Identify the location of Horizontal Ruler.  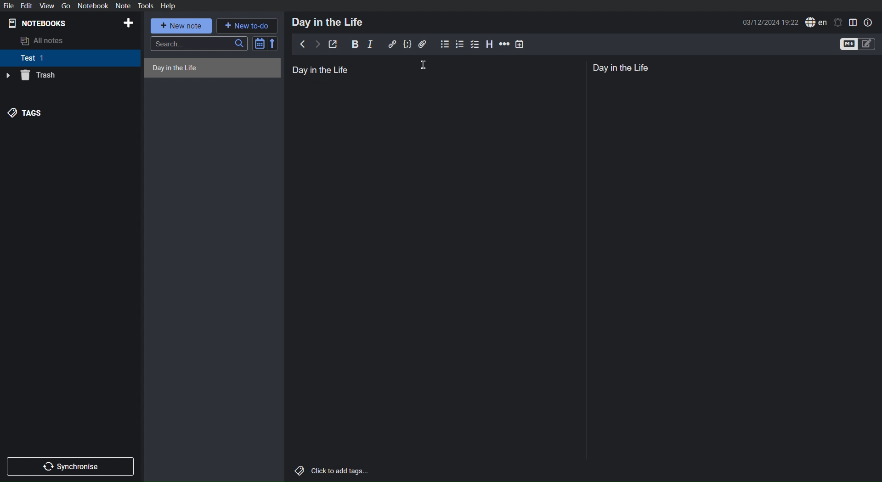
(504, 45).